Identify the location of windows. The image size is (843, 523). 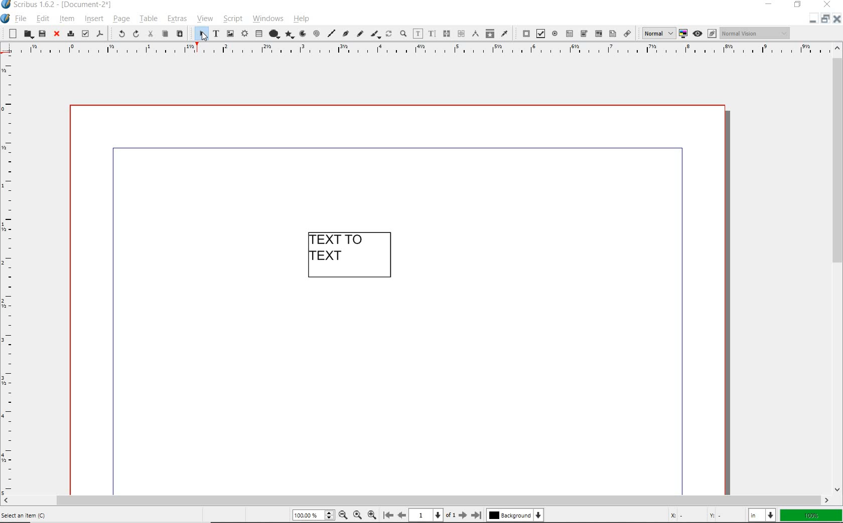
(268, 19).